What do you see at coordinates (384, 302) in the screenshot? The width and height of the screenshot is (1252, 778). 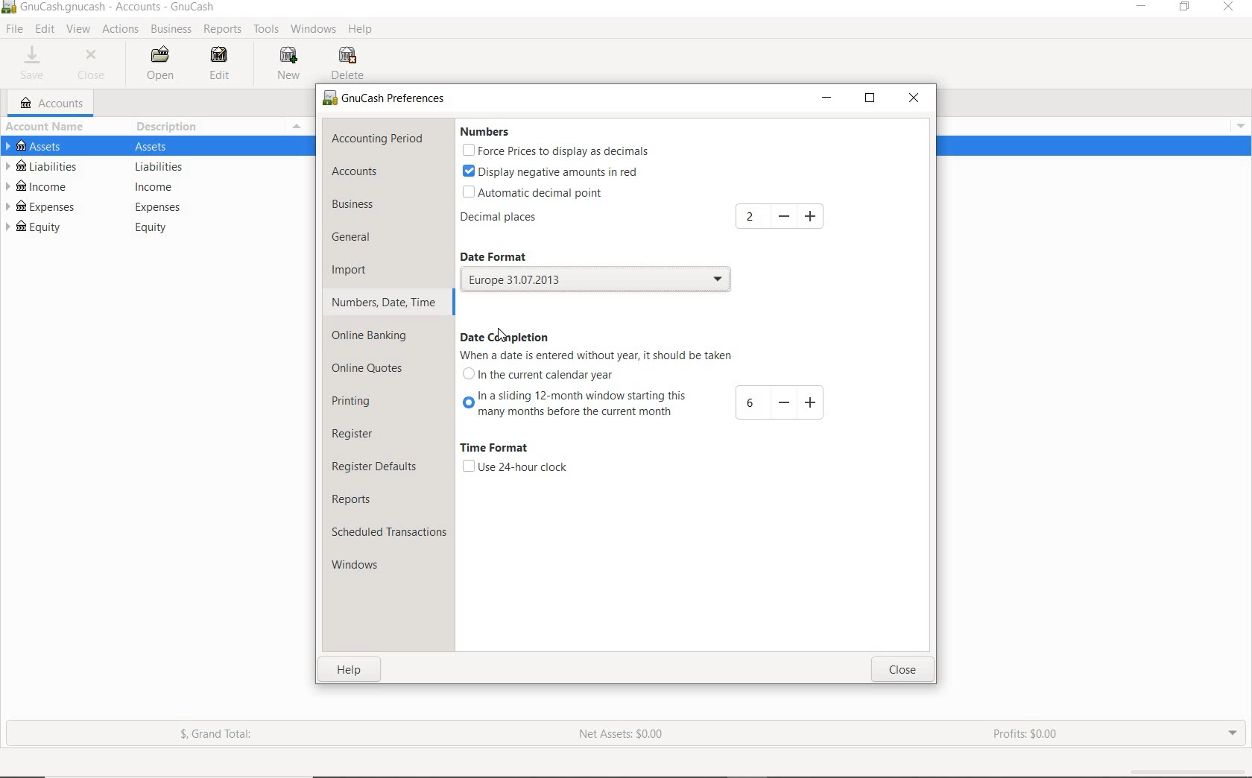 I see `numbers, date, time` at bounding box center [384, 302].